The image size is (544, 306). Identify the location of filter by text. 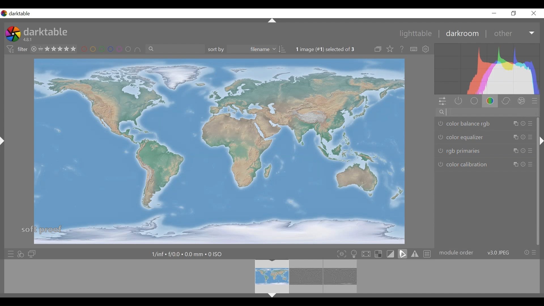
(175, 50).